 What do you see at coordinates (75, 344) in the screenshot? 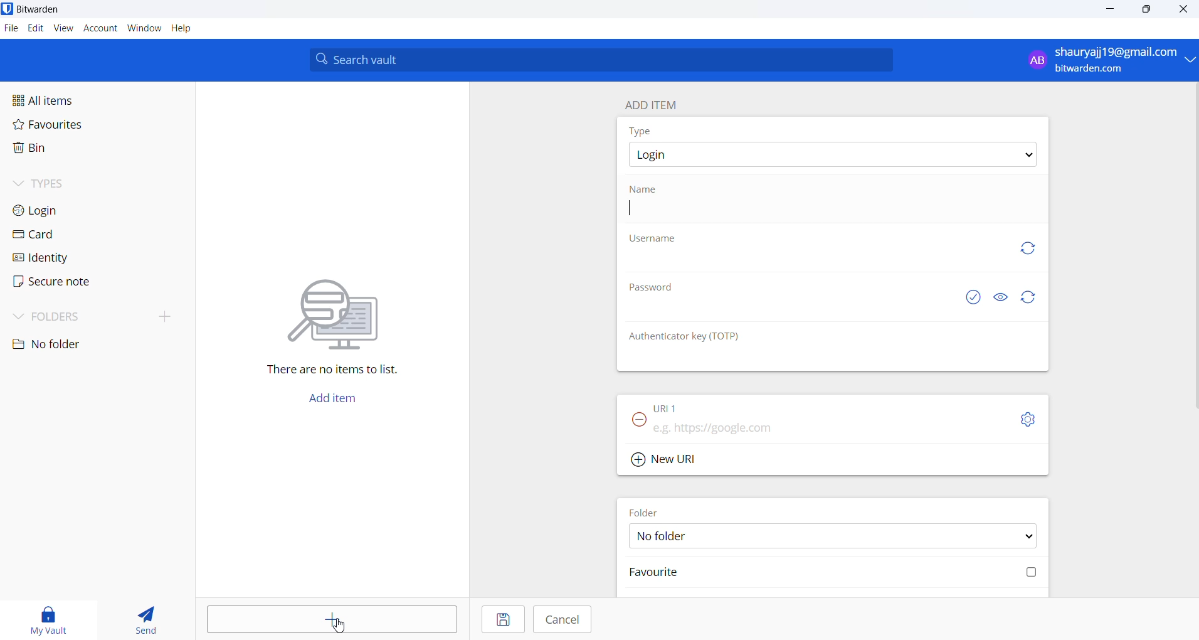
I see `no folder` at bounding box center [75, 344].